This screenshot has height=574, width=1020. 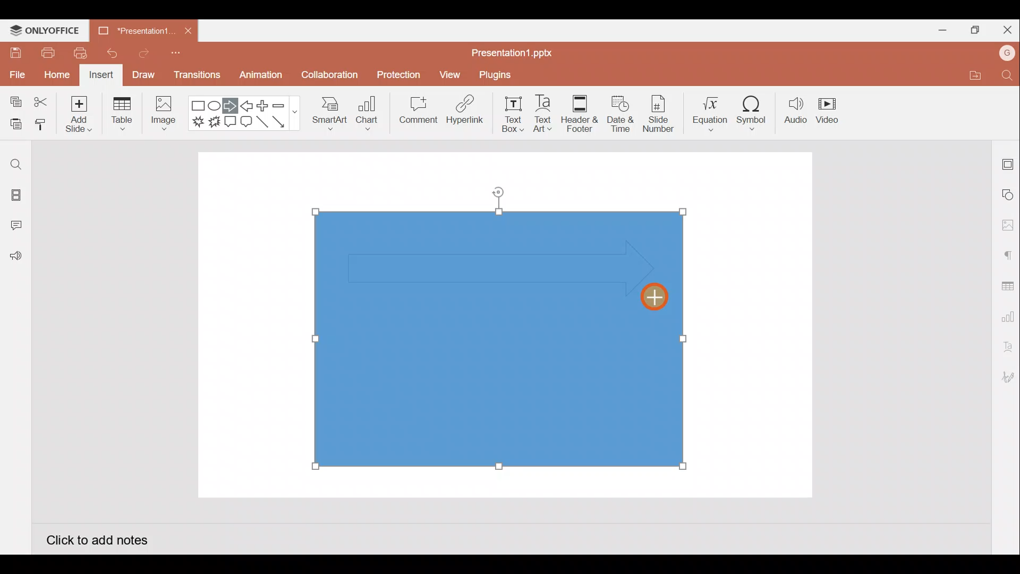 What do you see at coordinates (45, 30) in the screenshot?
I see `ONLYOFFICE` at bounding box center [45, 30].